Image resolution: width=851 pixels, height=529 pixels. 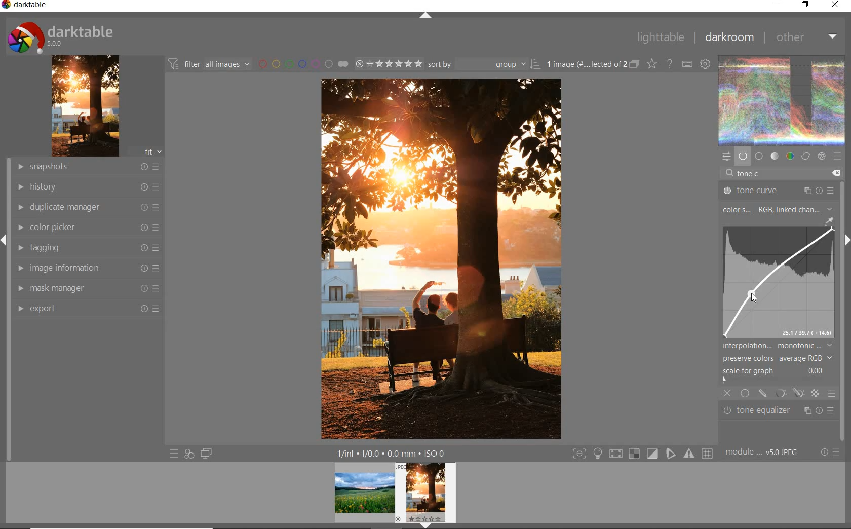 What do you see at coordinates (763, 452) in the screenshot?
I see `module... v5.0 JPEG` at bounding box center [763, 452].